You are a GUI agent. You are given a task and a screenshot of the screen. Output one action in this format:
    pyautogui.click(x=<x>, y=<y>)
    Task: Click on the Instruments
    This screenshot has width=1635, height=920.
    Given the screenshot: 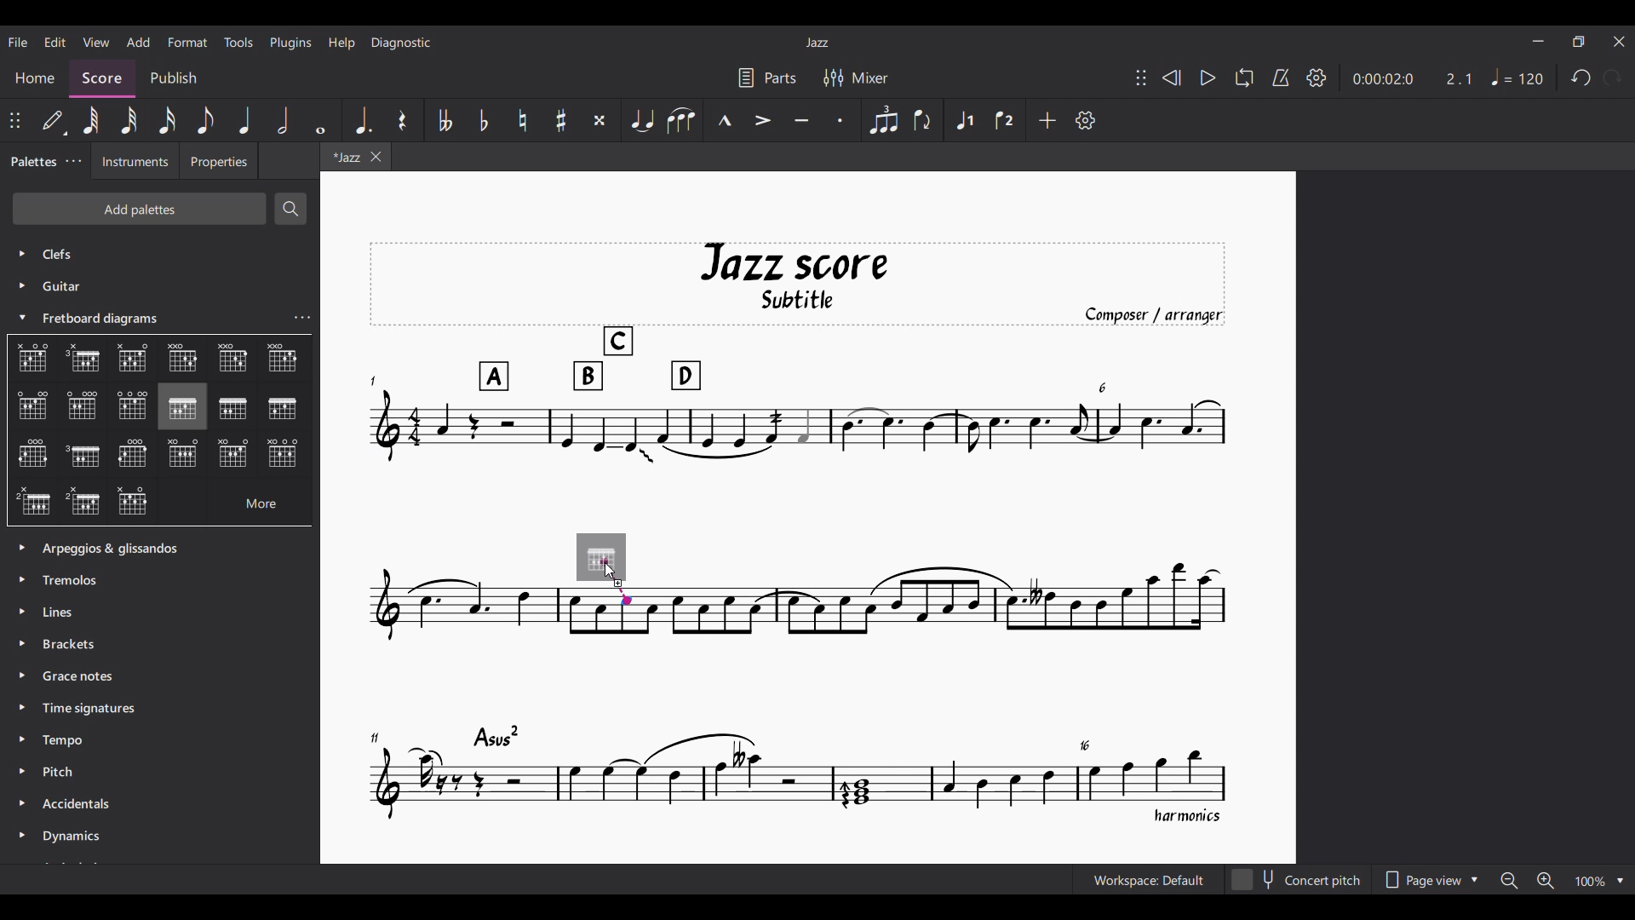 What is the action you would take?
    pyautogui.click(x=140, y=162)
    